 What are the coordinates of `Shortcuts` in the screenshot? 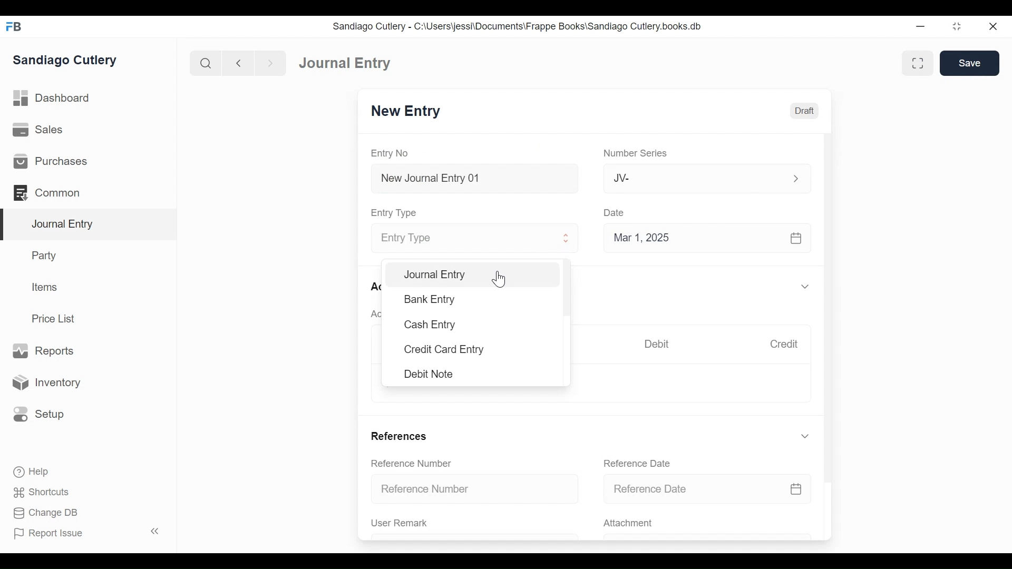 It's located at (36, 493).